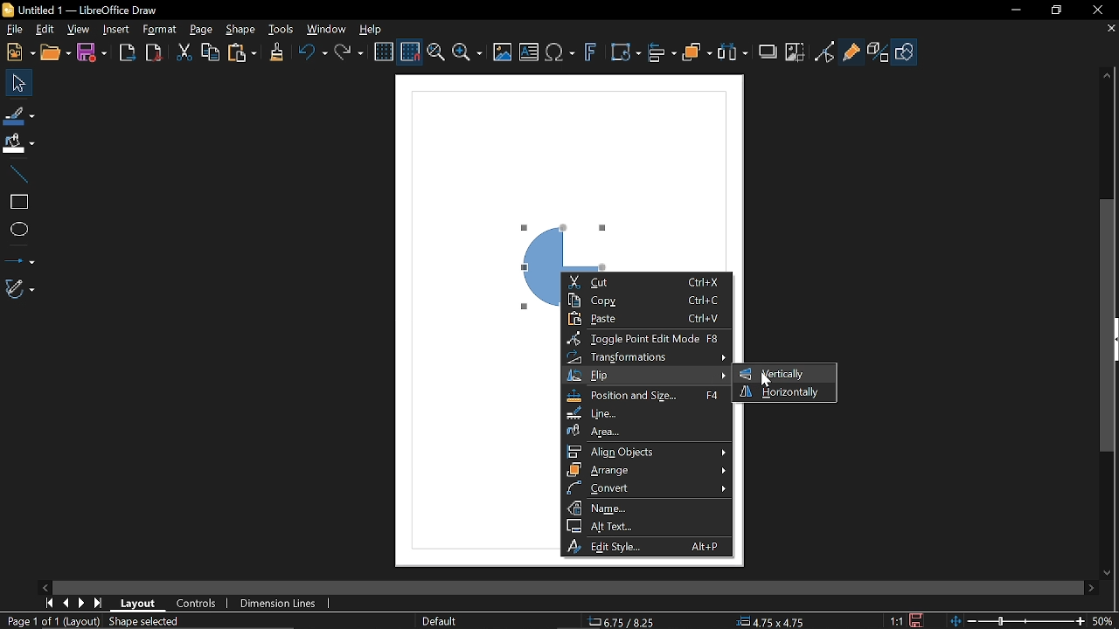 Image resolution: width=1119 pixels, height=629 pixels. What do you see at coordinates (766, 377) in the screenshot?
I see `Cursor` at bounding box center [766, 377].